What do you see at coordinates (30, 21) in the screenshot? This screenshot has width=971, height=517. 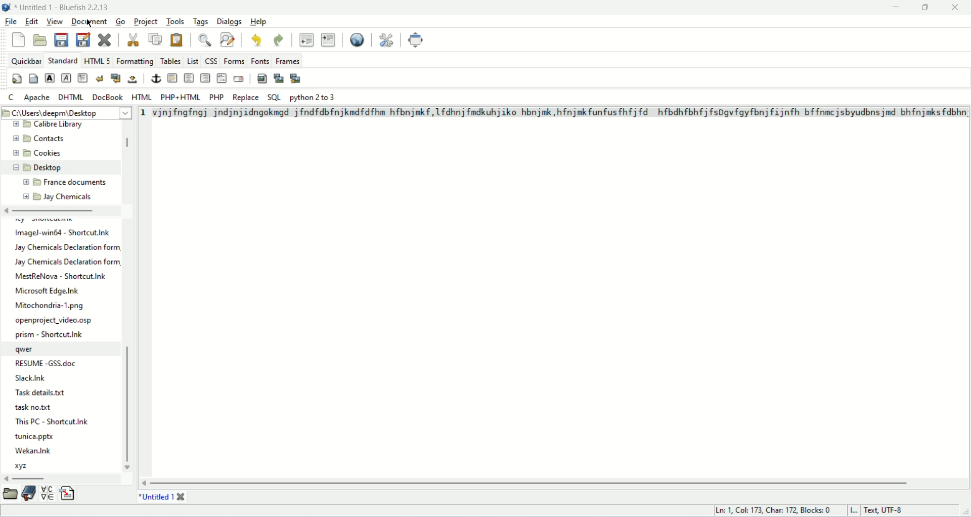 I see `edit` at bounding box center [30, 21].